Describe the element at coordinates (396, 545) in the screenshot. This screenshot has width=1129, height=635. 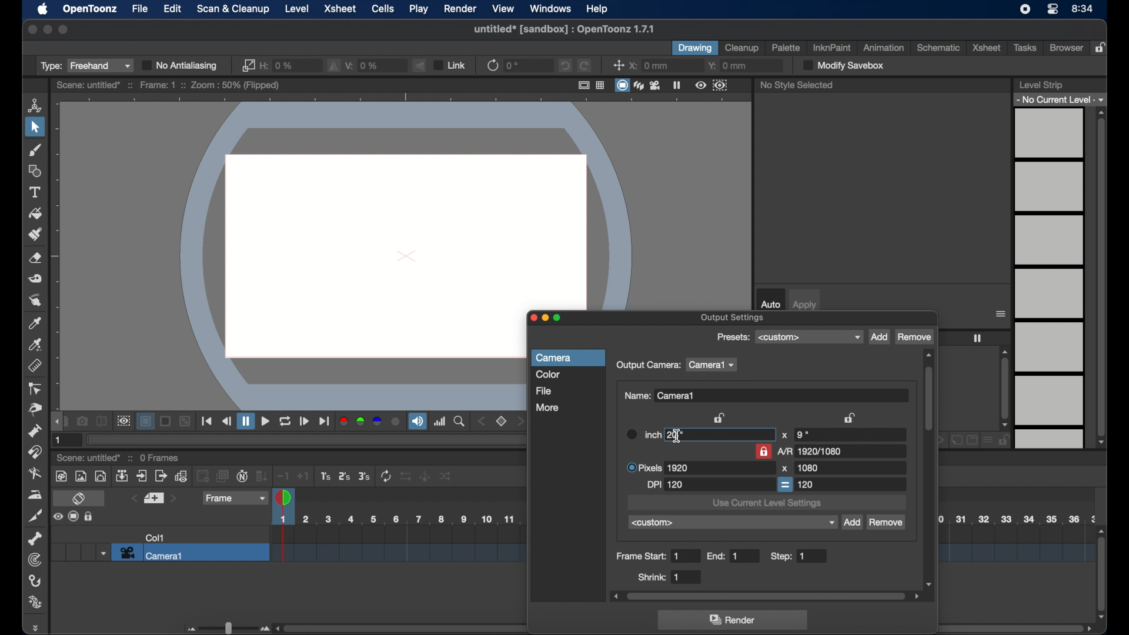
I see `scene` at that location.